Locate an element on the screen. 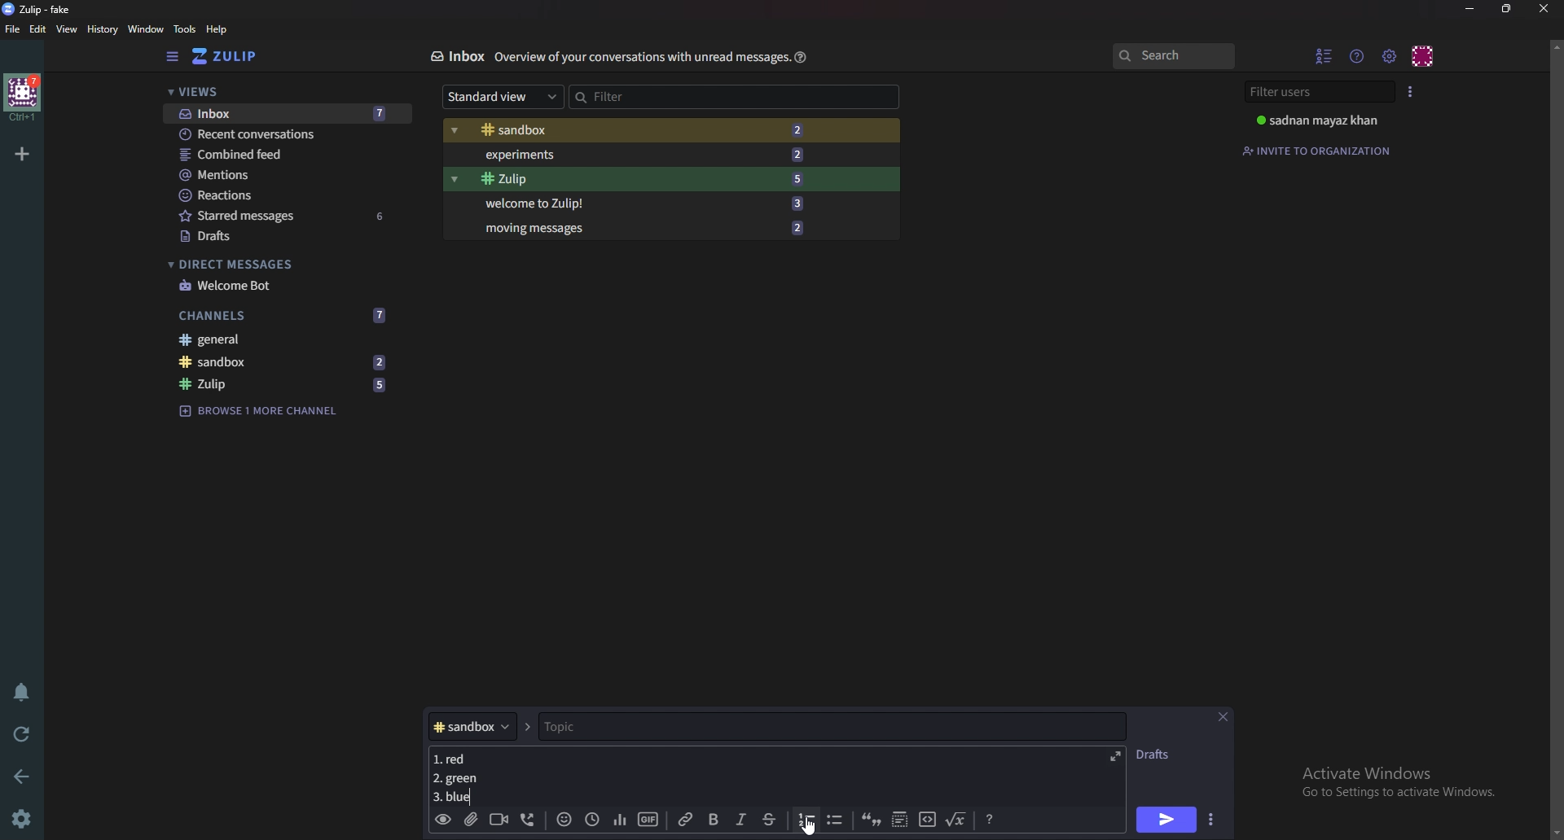  search is located at coordinates (1173, 57).